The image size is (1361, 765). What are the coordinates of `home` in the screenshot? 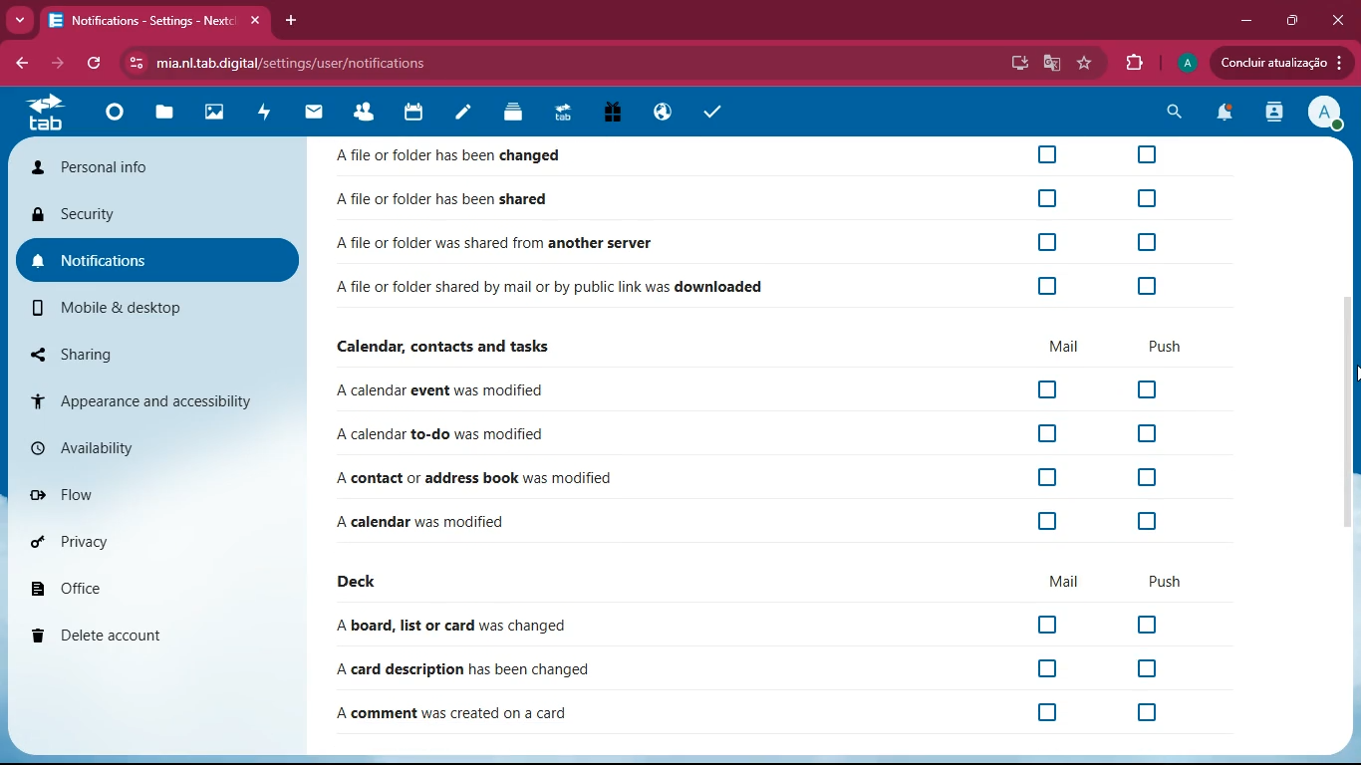 It's located at (118, 118).